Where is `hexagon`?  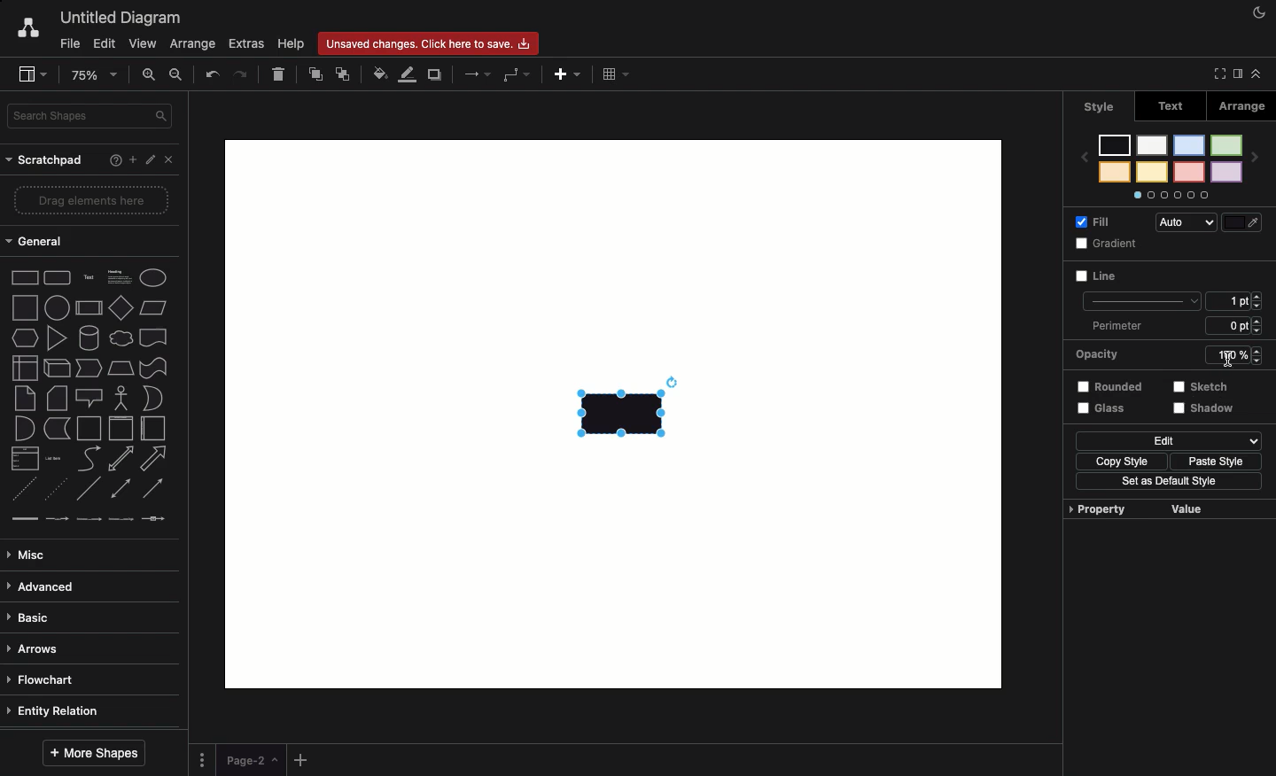 hexagon is located at coordinates (22, 338).